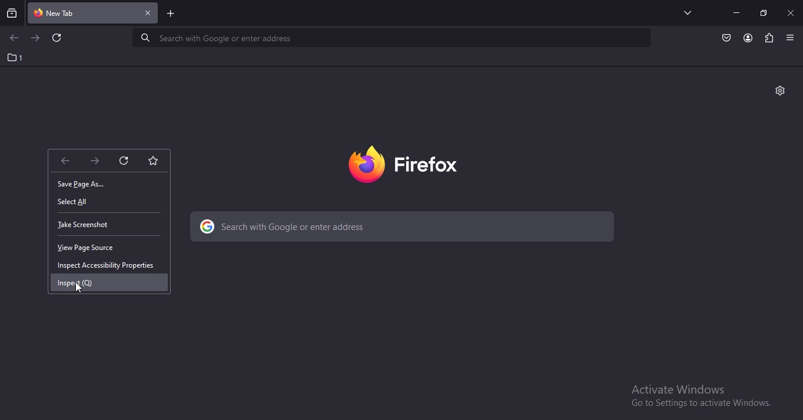  What do you see at coordinates (171, 13) in the screenshot?
I see `new tab` at bounding box center [171, 13].